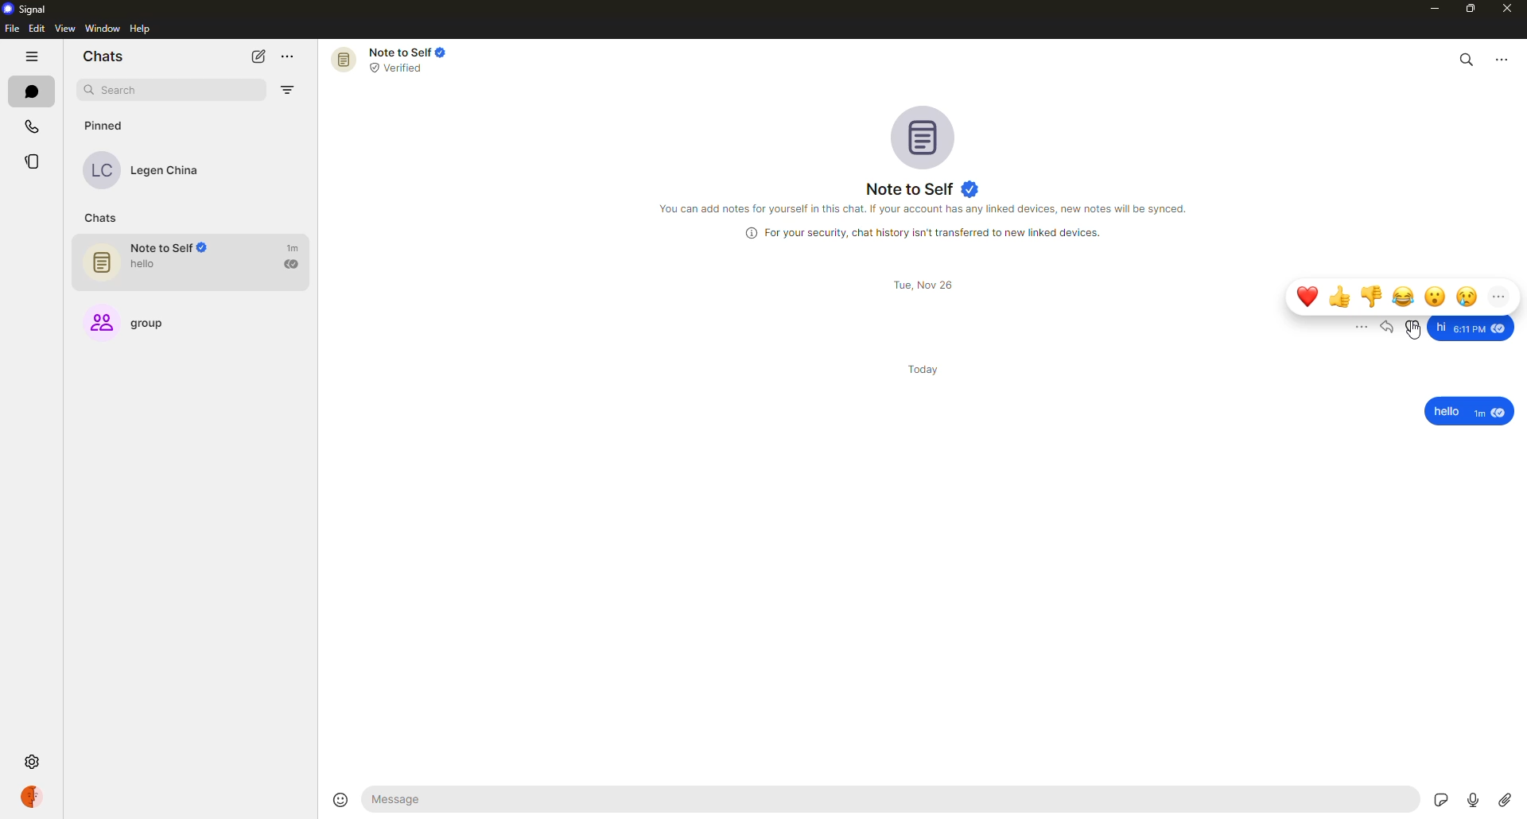 The width and height of the screenshot is (1527, 819). What do you see at coordinates (927, 367) in the screenshot?
I see `day` at bounding box center [927, 367].